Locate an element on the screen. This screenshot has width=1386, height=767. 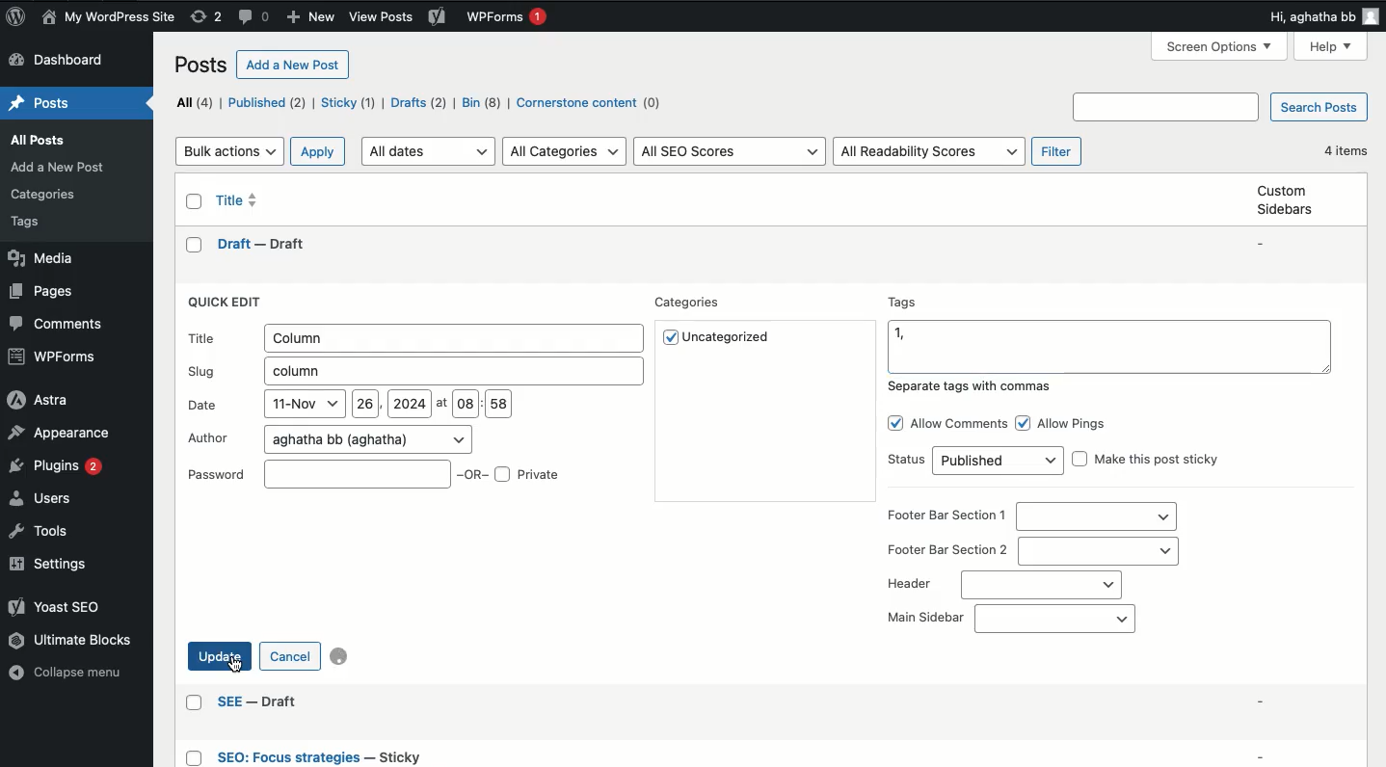
Title is located at coordinates (414, 337).